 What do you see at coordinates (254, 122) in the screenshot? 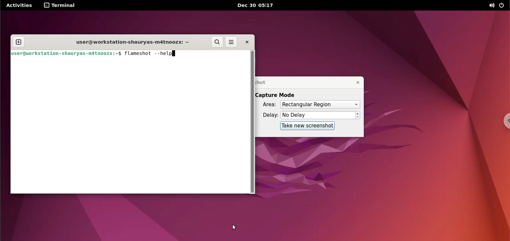
I see `scrollbar` at bounding box center [254, 122].